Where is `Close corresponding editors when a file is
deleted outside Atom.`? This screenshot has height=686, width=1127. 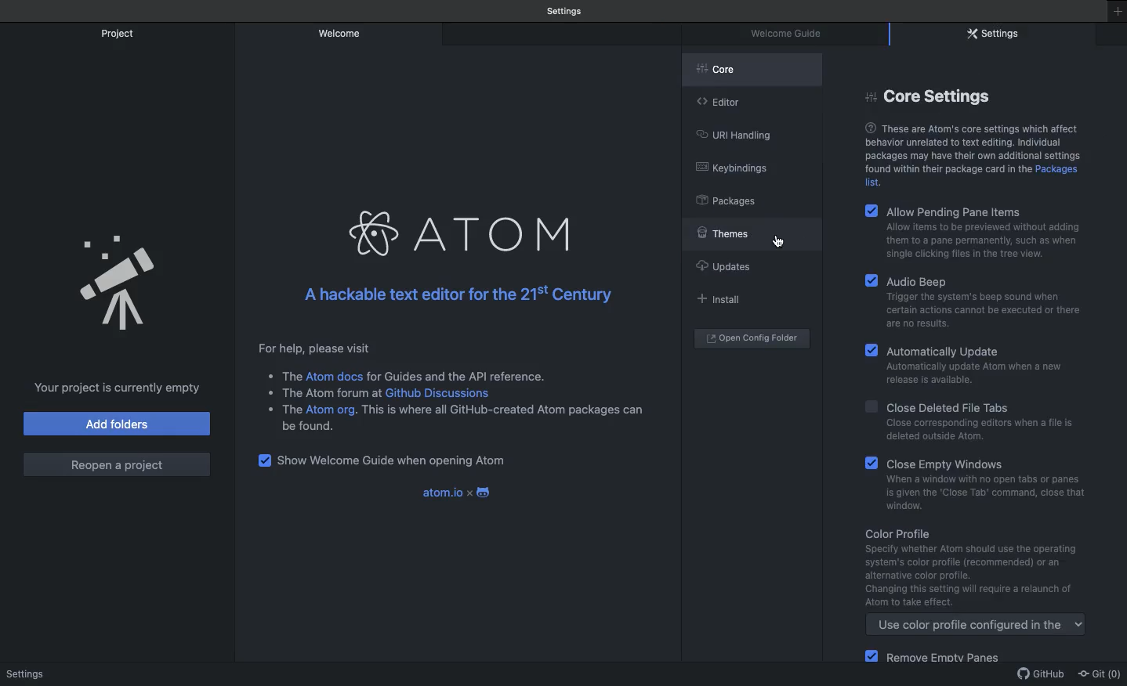 Close corresponding editors when a file is
deleted outside Atom. is located at coordinates (978, 433).